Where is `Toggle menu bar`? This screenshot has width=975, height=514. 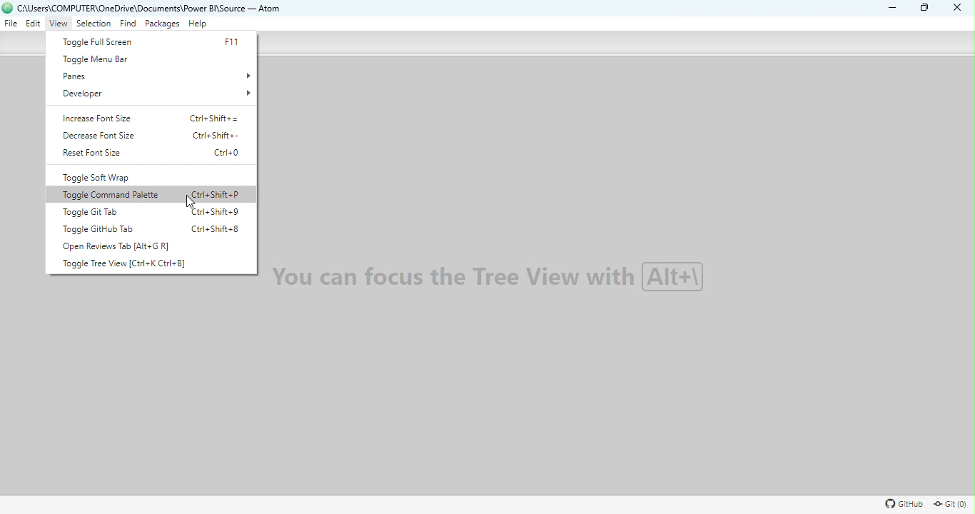
Toggle menu bar is located at coordinates (141, 59).